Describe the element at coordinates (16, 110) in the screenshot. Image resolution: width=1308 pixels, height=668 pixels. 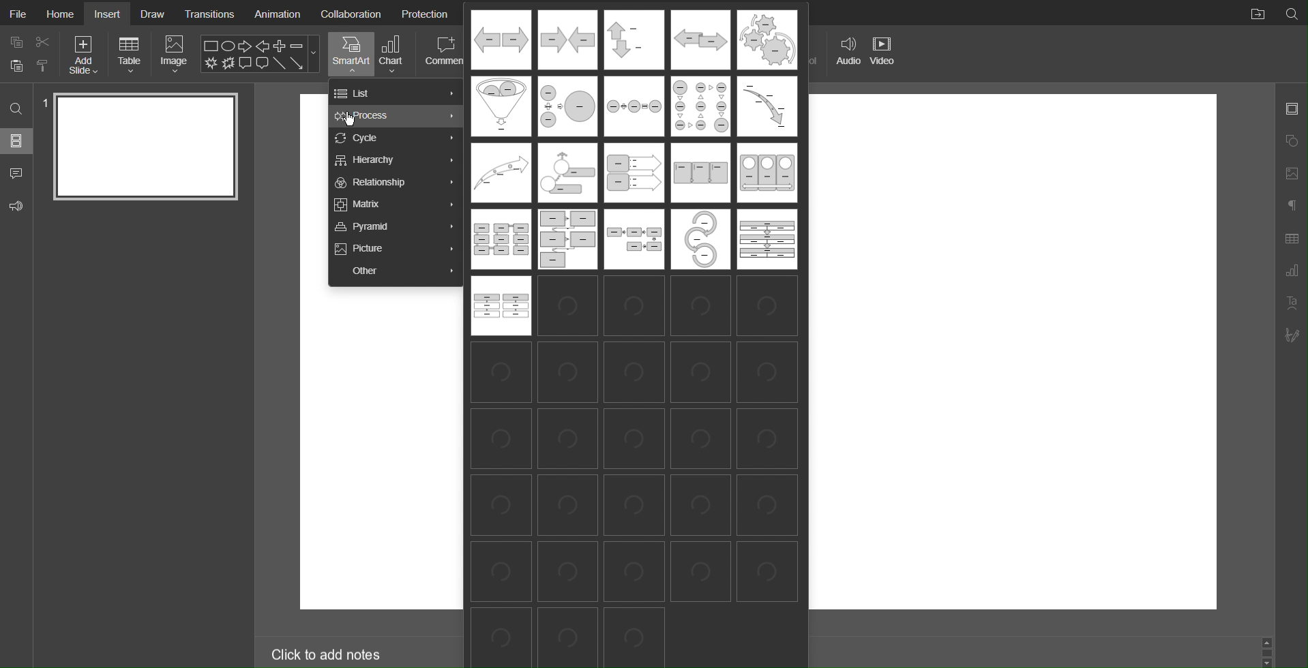
I see `Search` at that location.